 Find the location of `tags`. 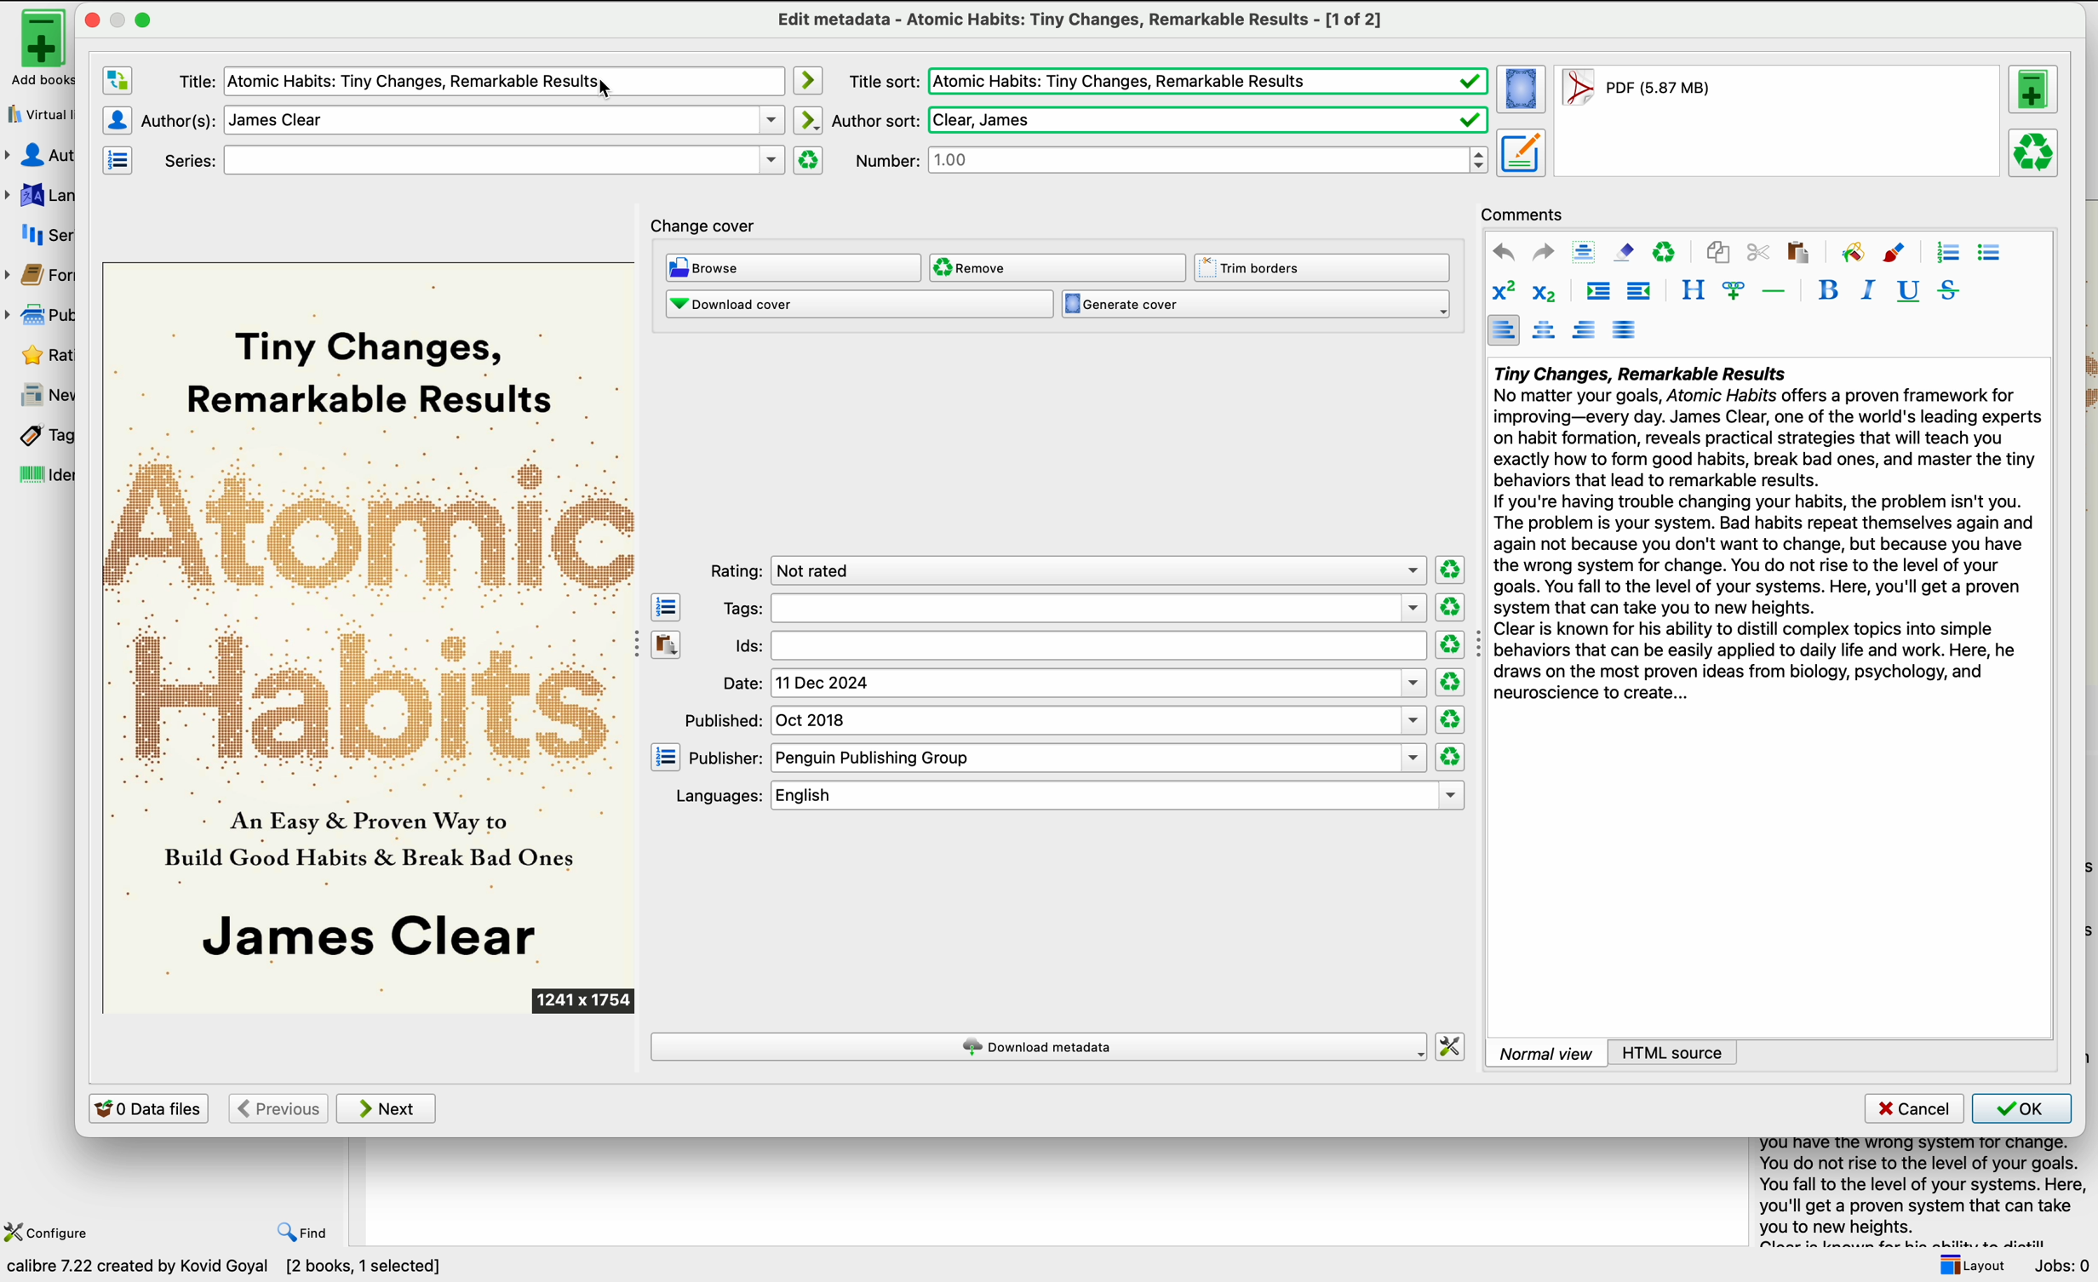

tags is located at coordinates (37, 436).